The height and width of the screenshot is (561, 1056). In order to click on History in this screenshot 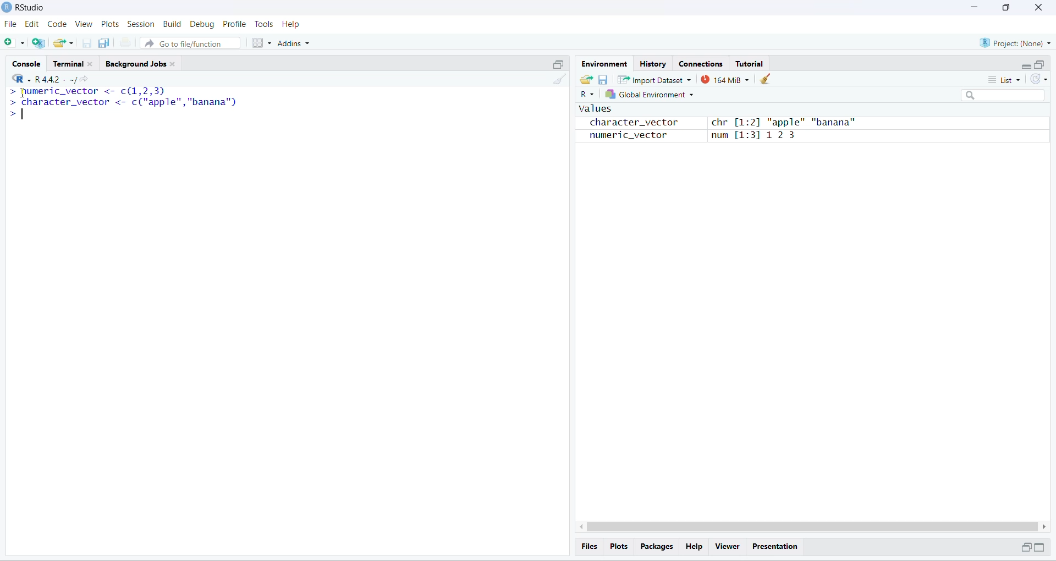, I will do `click(653, 63)`.